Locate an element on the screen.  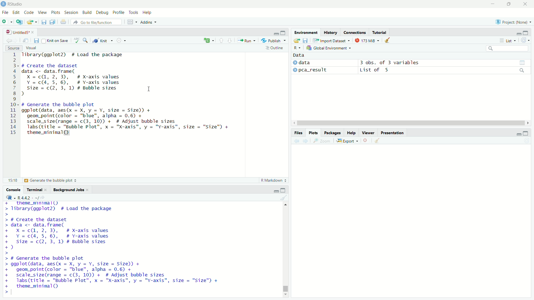
go back is located at coordinates (9, 40).